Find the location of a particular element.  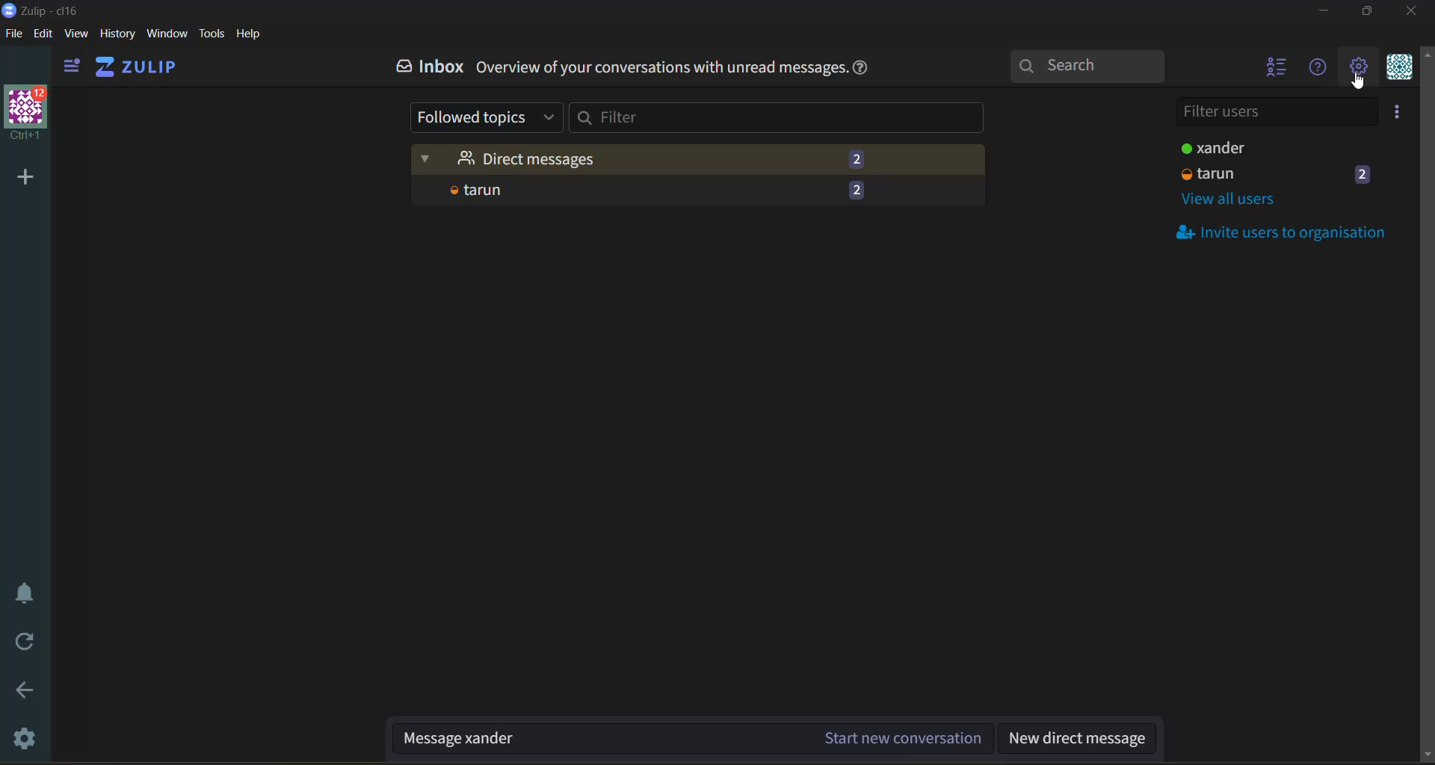

invite users to organisation is located at coordinates (1283, 232).